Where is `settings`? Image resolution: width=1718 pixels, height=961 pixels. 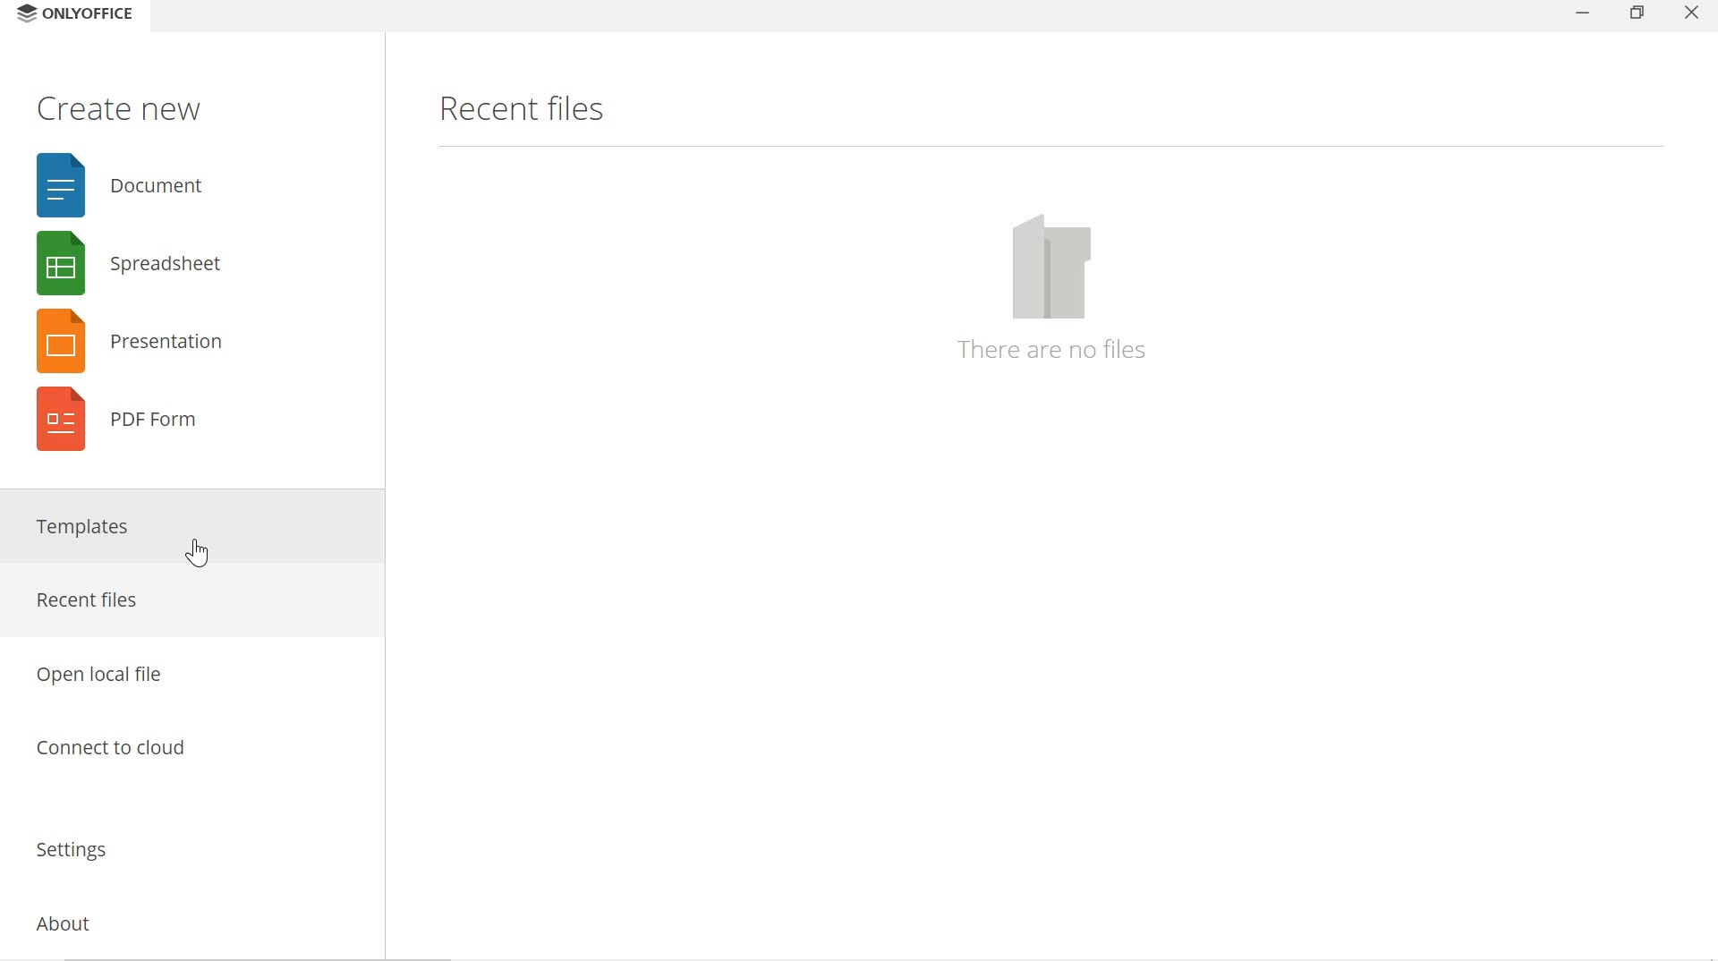 settings is located at coordinates (184, 843).